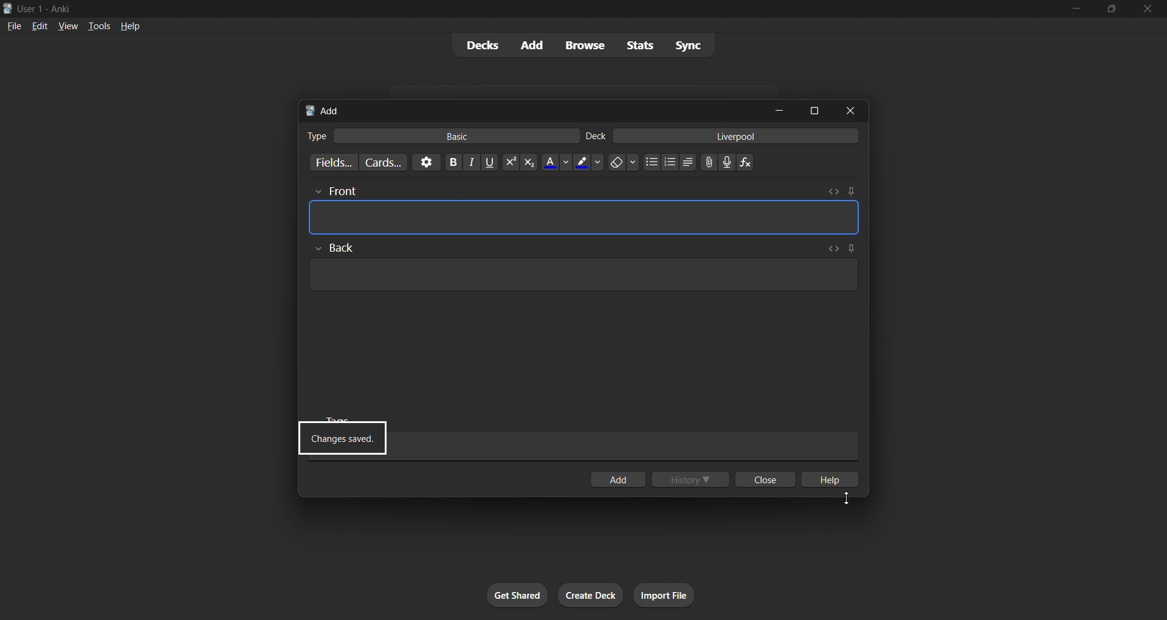  I want to click on eraser, so click(621, 161).